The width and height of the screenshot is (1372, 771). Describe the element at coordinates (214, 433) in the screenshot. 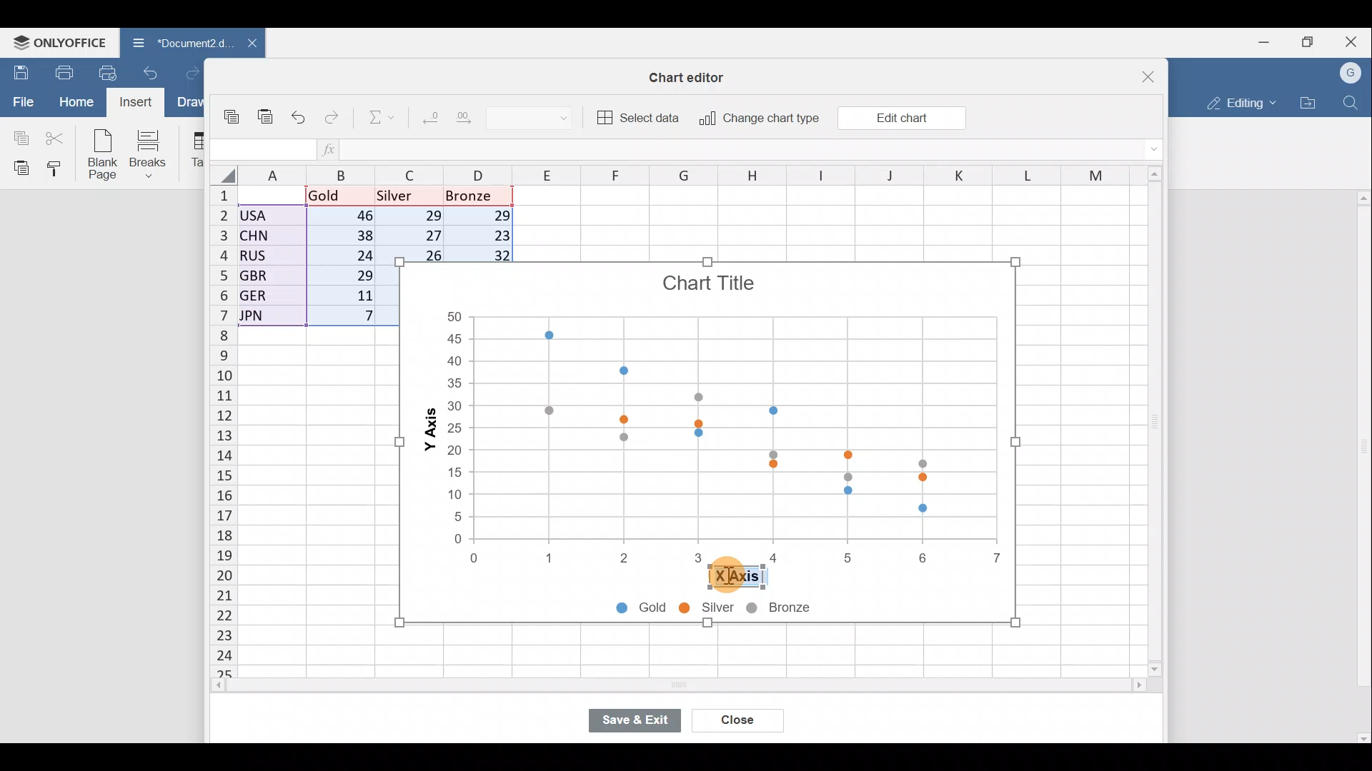

I see `Rows` at that location.